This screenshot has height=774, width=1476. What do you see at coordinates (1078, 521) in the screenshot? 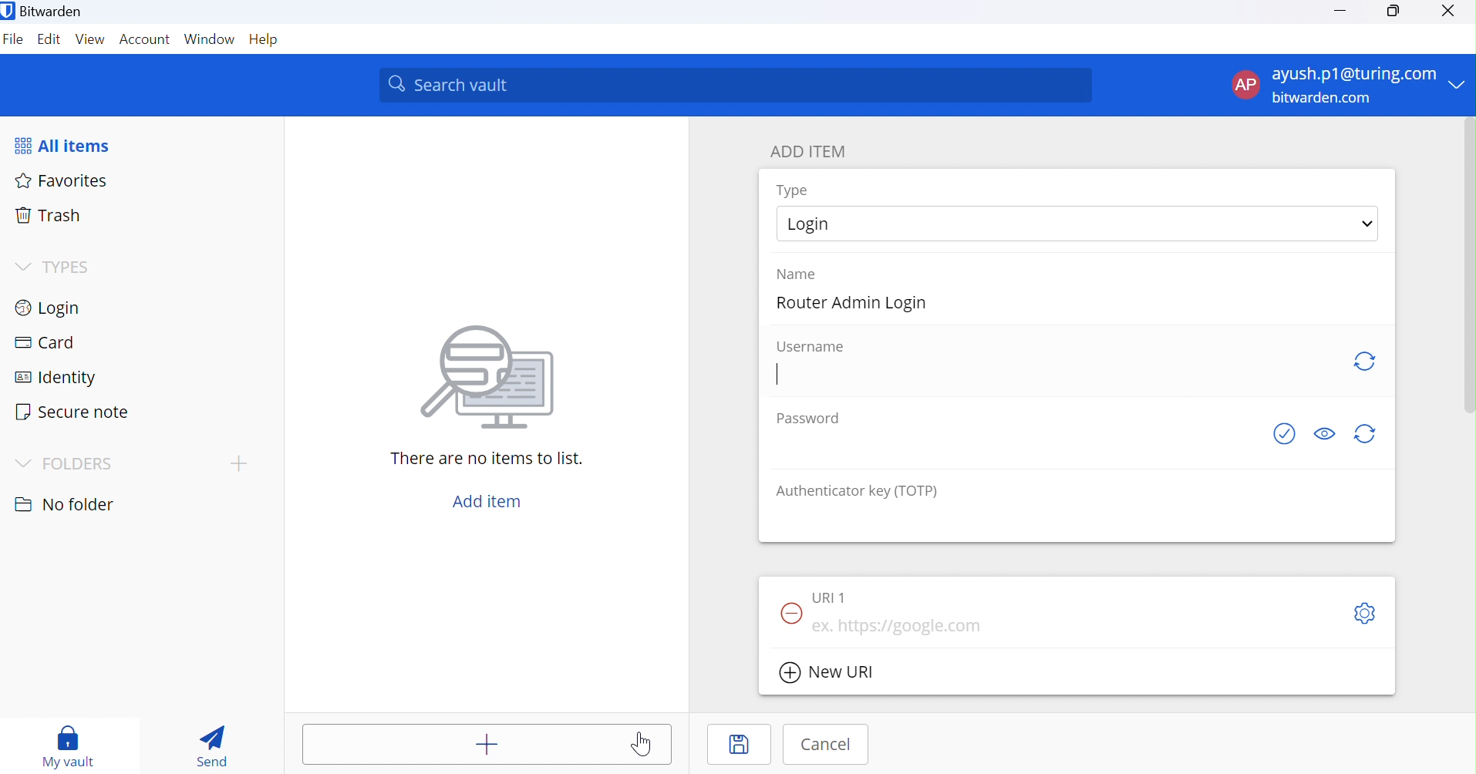
I see `add authenticator key (TOTP)` at bounding box center [1078, 521].